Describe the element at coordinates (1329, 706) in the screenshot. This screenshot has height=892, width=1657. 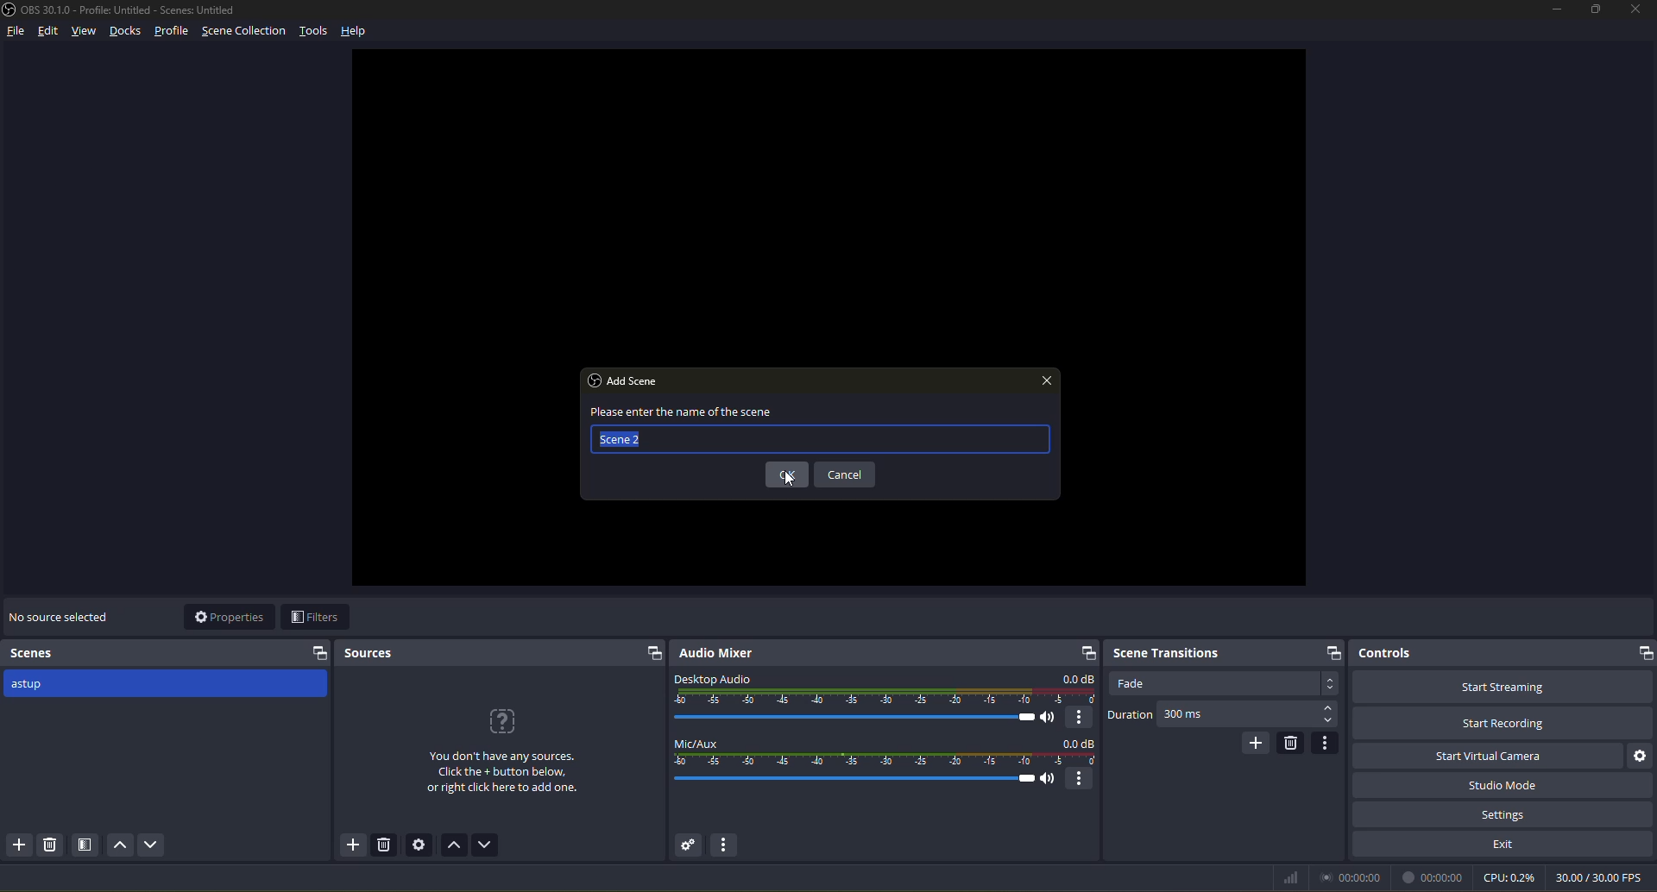
I see `select up` at that location.